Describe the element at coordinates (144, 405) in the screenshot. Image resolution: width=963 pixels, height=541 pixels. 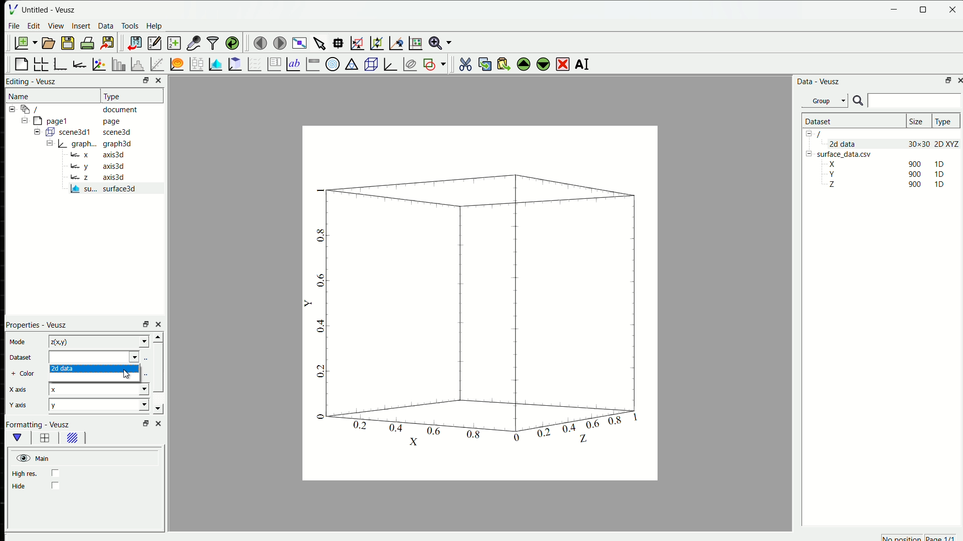
I see `Drop-down ` at that location.